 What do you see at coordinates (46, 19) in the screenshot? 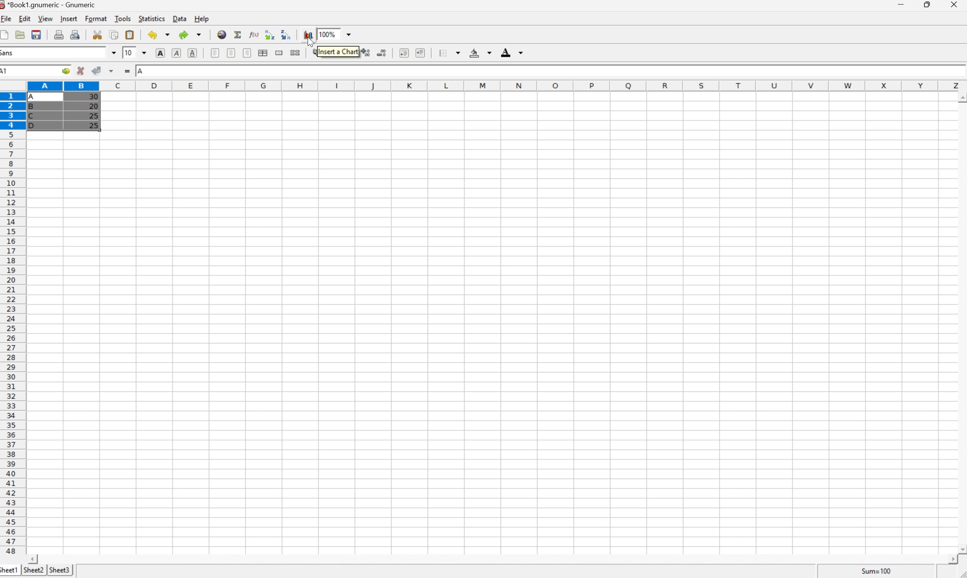
I see `View` at bounding box center [46, 19].